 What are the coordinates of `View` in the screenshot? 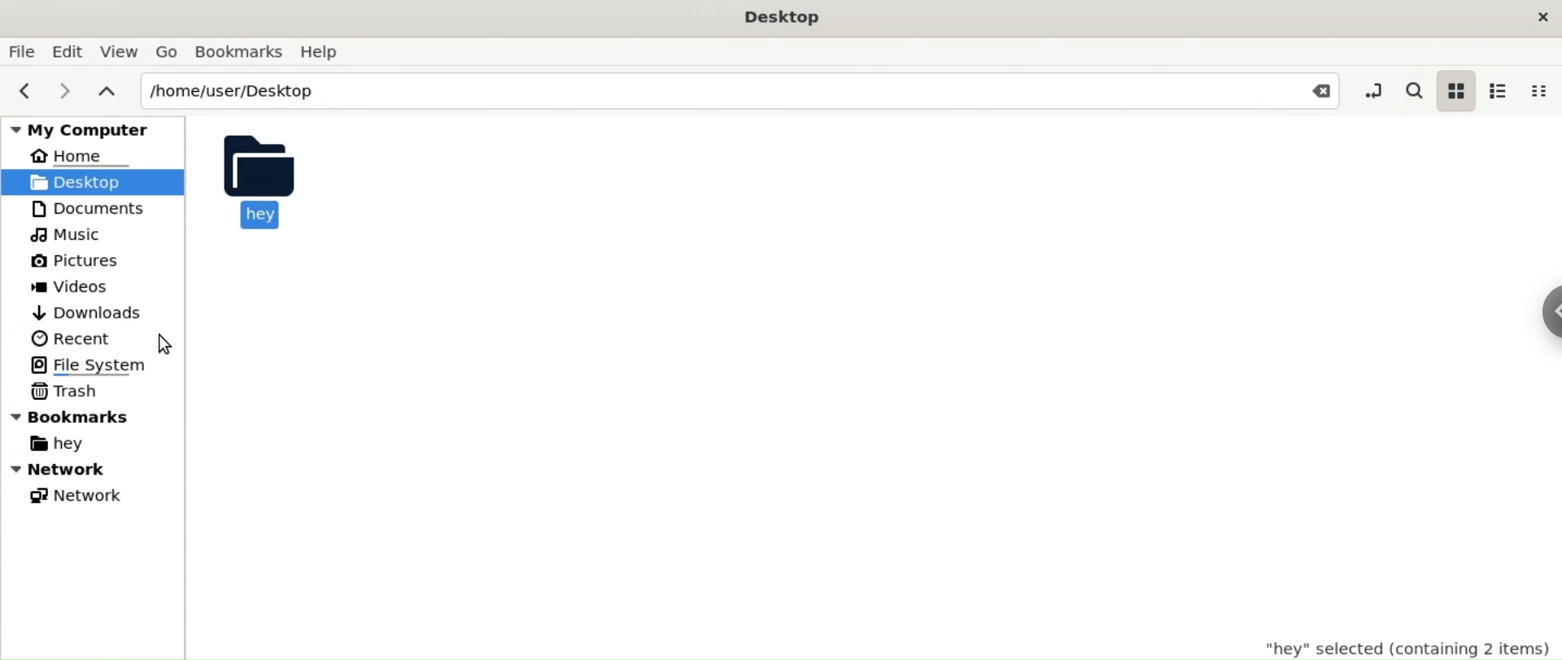 It's located at (120, 51).